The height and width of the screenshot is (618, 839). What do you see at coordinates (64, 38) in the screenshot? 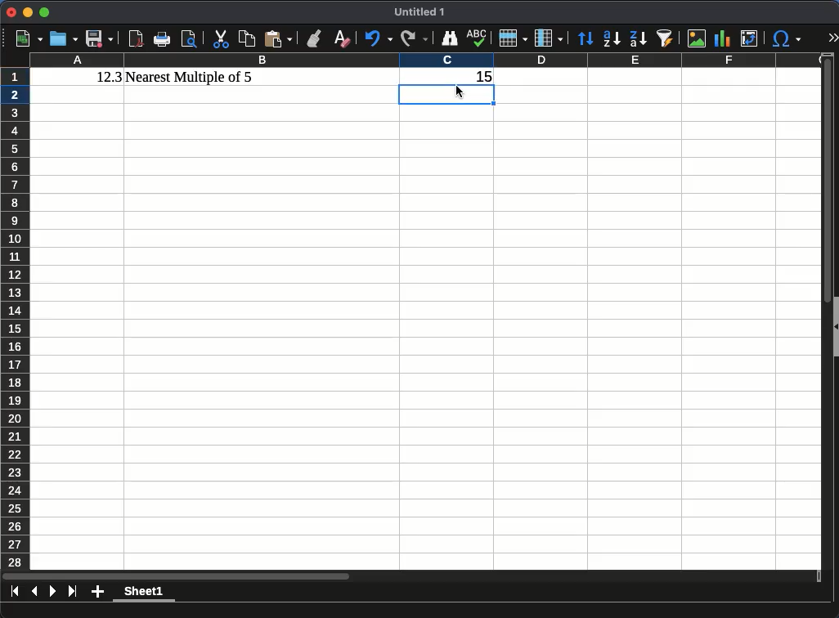
I see `open` at bounding box center [64, 38].